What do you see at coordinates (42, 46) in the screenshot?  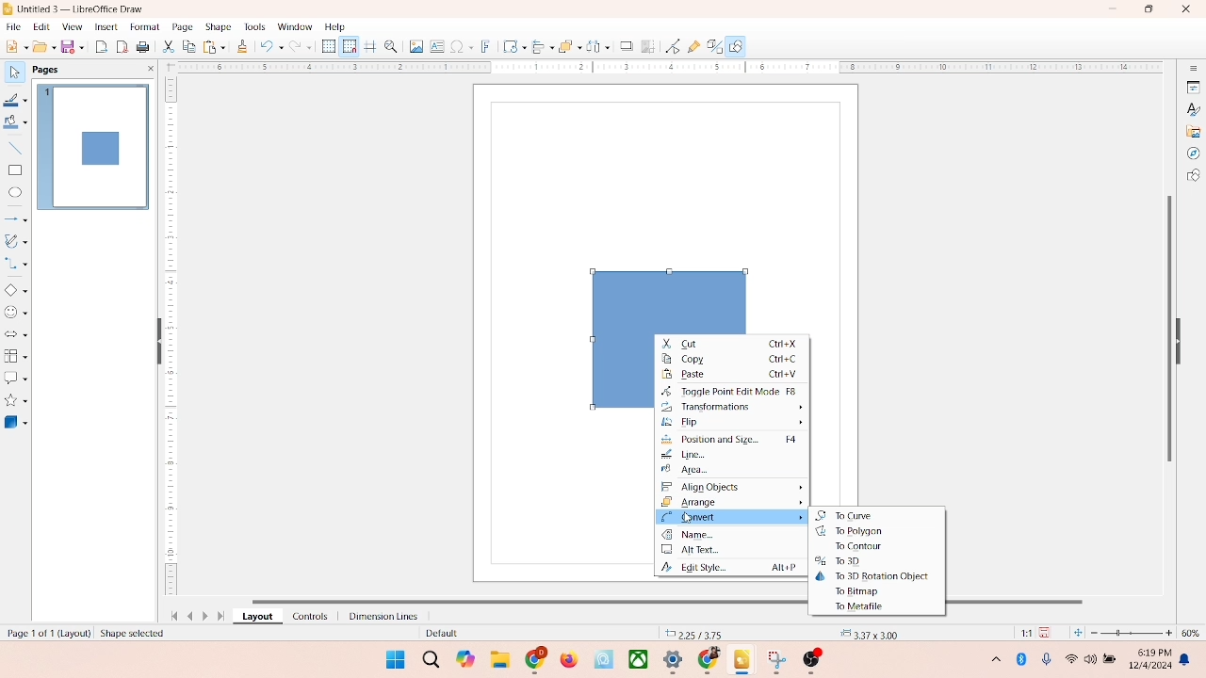 I see `open` at bounding box center [42, 46].